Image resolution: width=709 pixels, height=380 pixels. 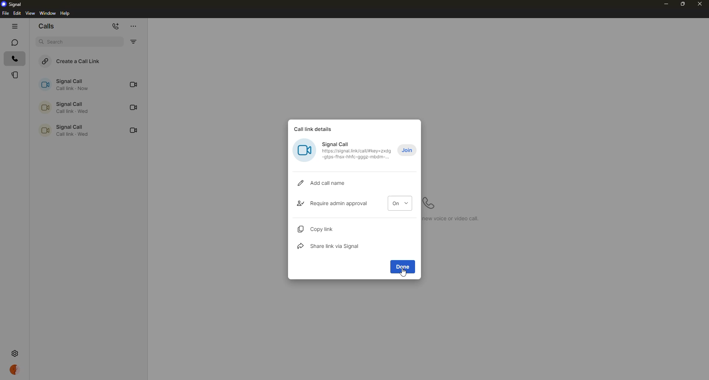 What do you see at coordinates (17, 13) in the screenshot?
I see `edit` at bounding box center [17, 13].